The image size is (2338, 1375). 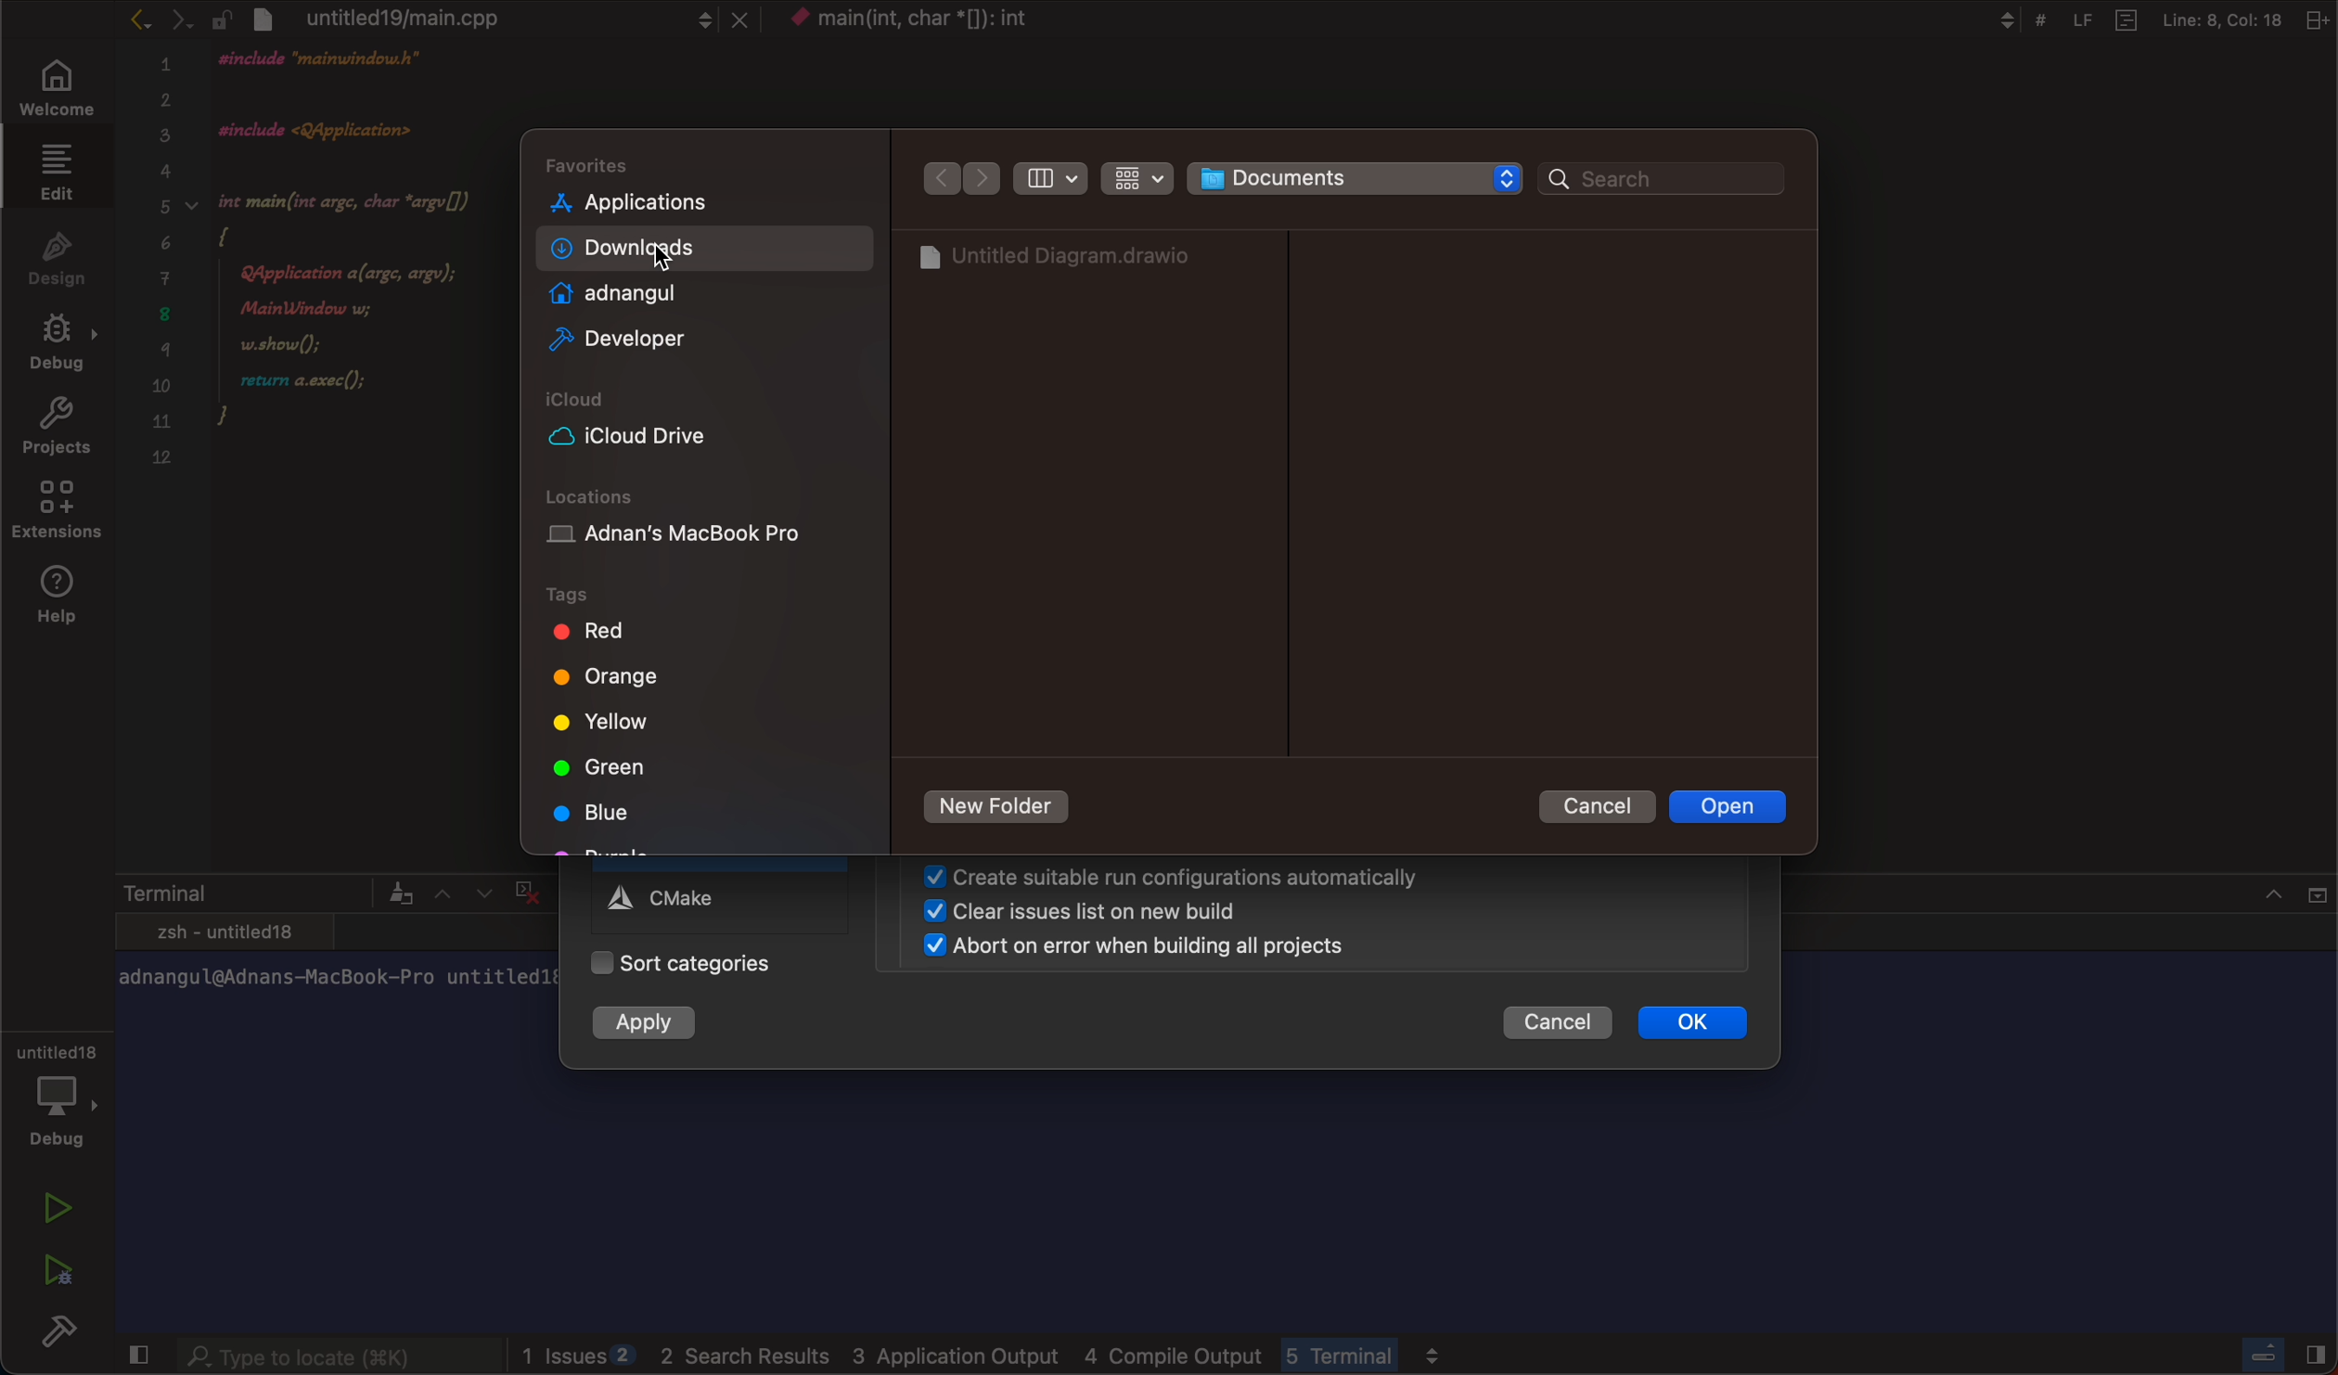 I want to click on close slidebar, so click(x=2278, y=1353).